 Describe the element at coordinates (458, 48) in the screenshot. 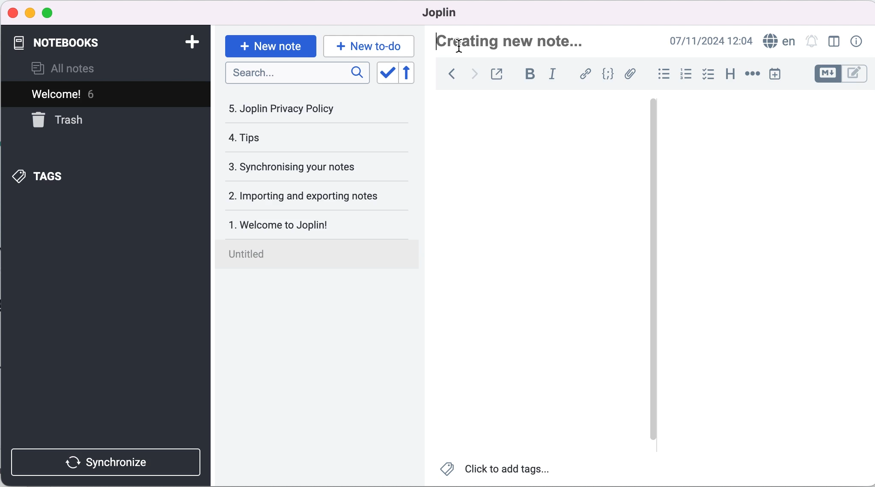

I see `cursor` at that location.